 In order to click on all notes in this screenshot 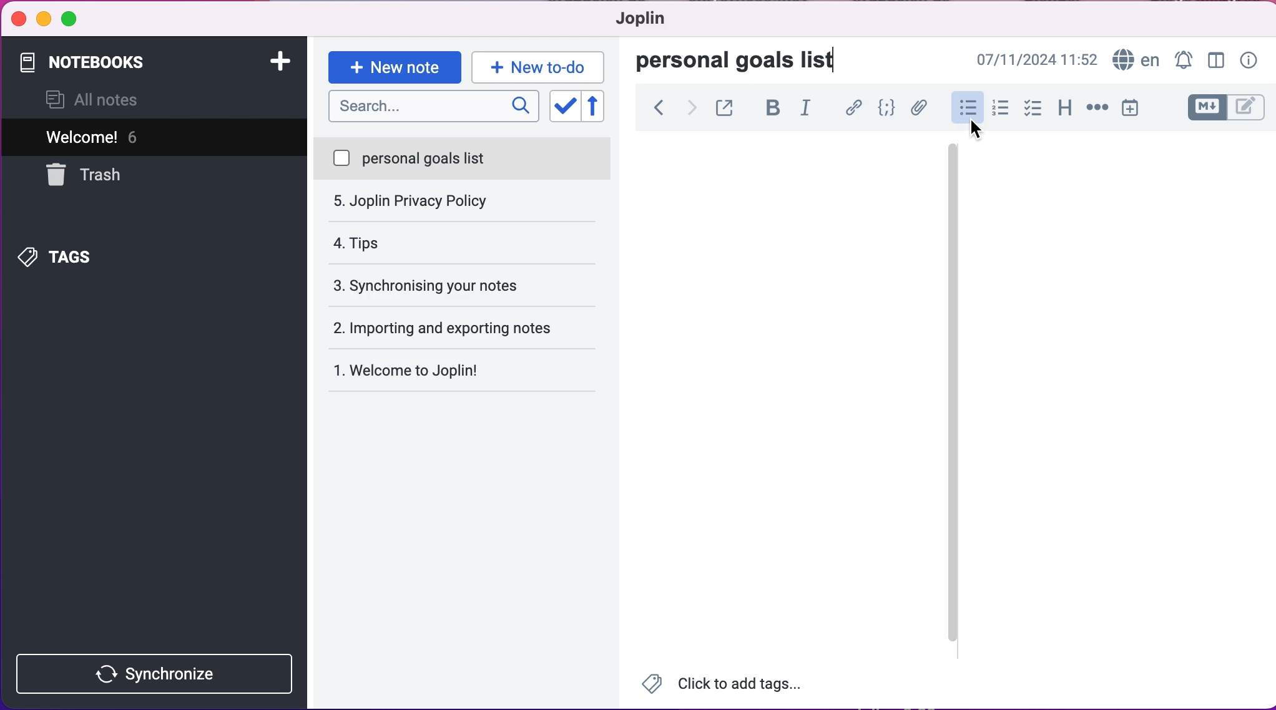, I will do `click(100, 101)`.